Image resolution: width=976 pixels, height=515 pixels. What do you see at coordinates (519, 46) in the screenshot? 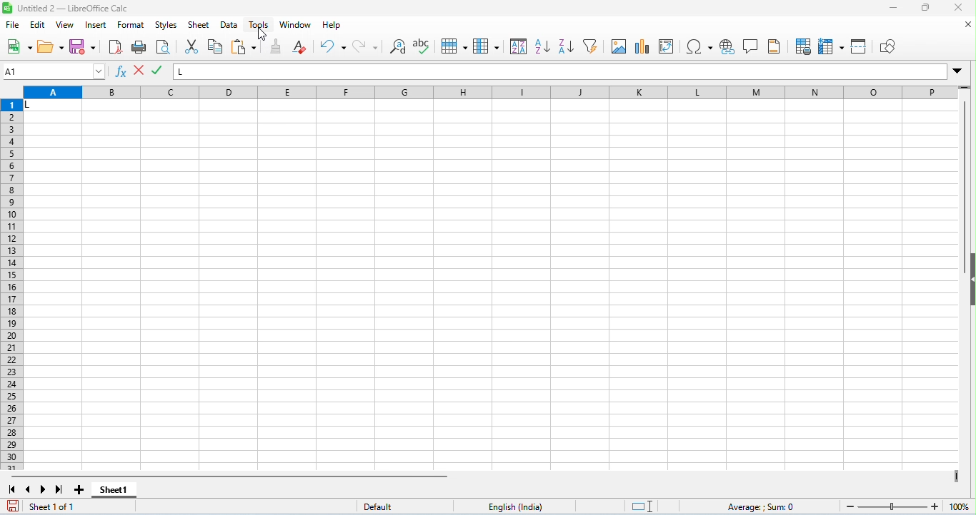
I see `sort` at bounding box center [519, 46].